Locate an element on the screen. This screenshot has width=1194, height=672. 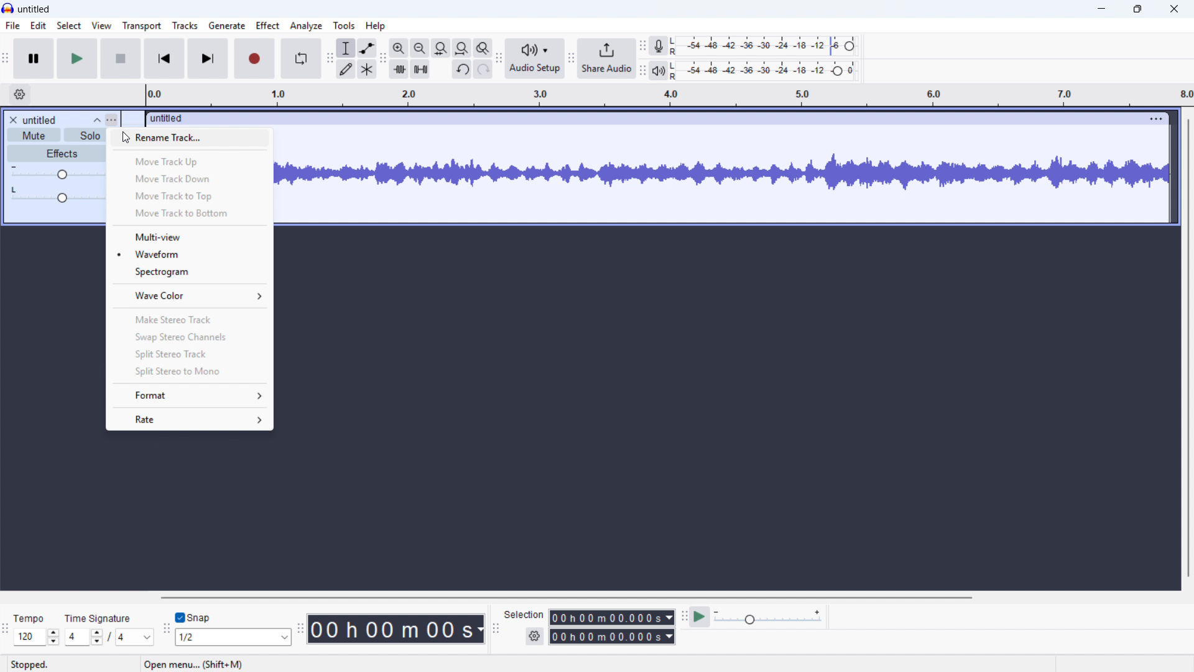
Audio setup toolbar  is located at coordinates (498, 59).